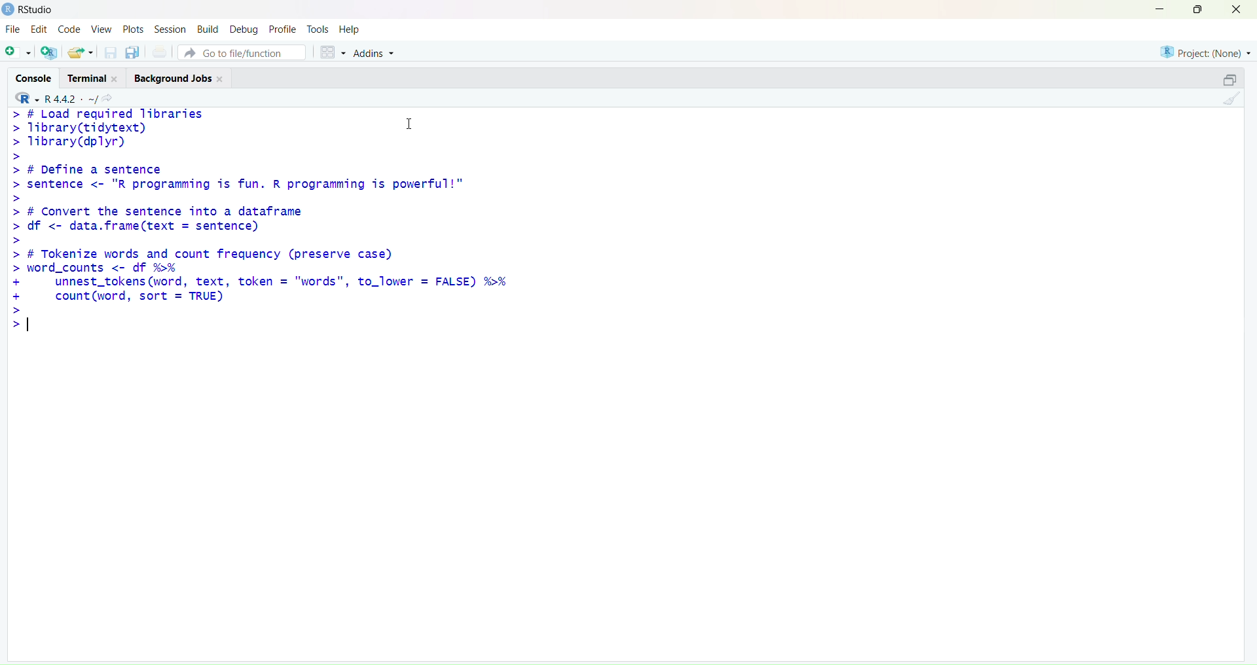 The image size is (1257, 665). Describe the element at coordinates (170, 29) in the screenshot. I see `session` at that location.